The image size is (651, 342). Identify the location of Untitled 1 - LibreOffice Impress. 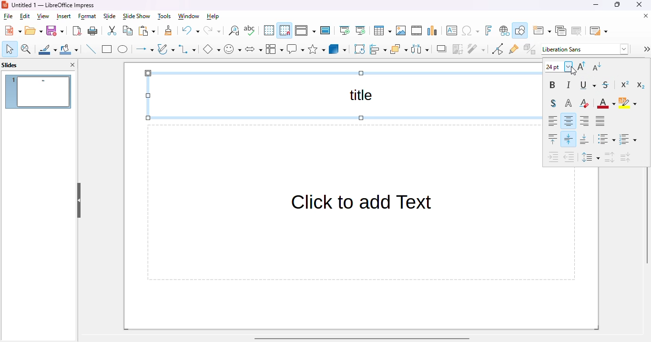
(53, 5).